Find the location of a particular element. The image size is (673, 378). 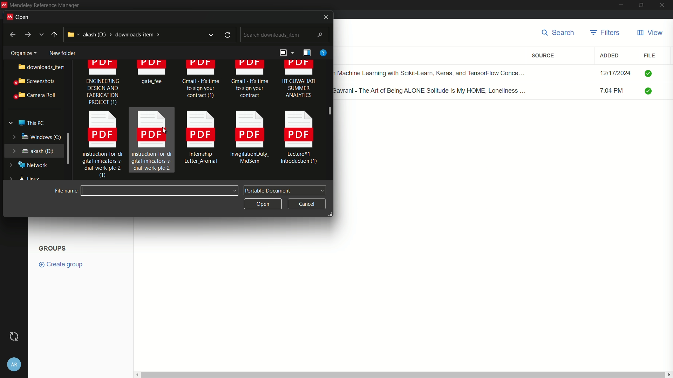

file name:  is located at coordinates (65, 190).